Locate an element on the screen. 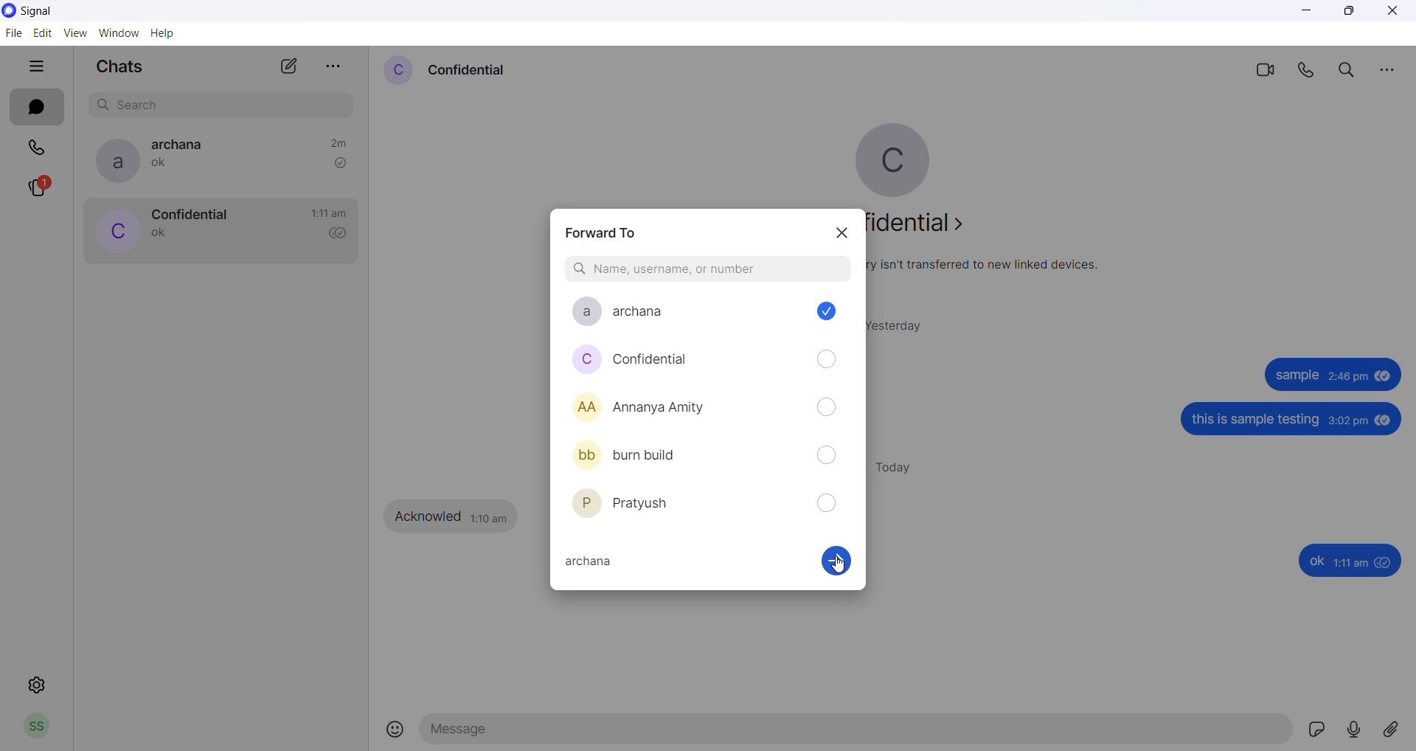  calls is located at coordinates (39, 145).